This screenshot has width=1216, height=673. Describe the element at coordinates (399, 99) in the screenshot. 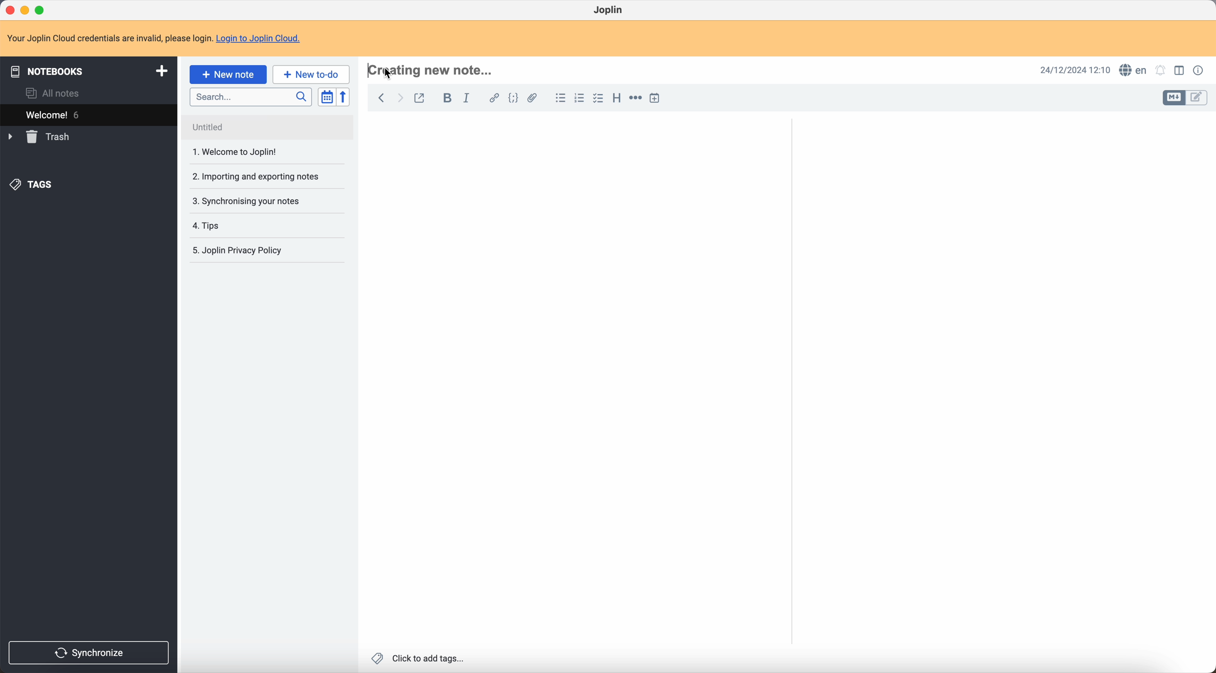

I see `foward` at that location.